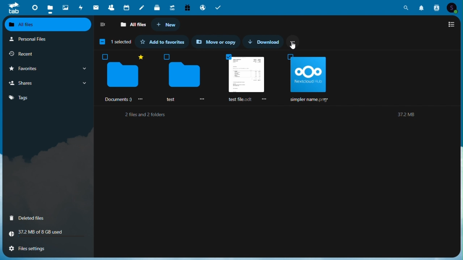 Image resolution: width=463 pixels, height=260 pixels. Describe the element at coordinates (47, 69) in the screenshot. I see `Favourite` at that location.